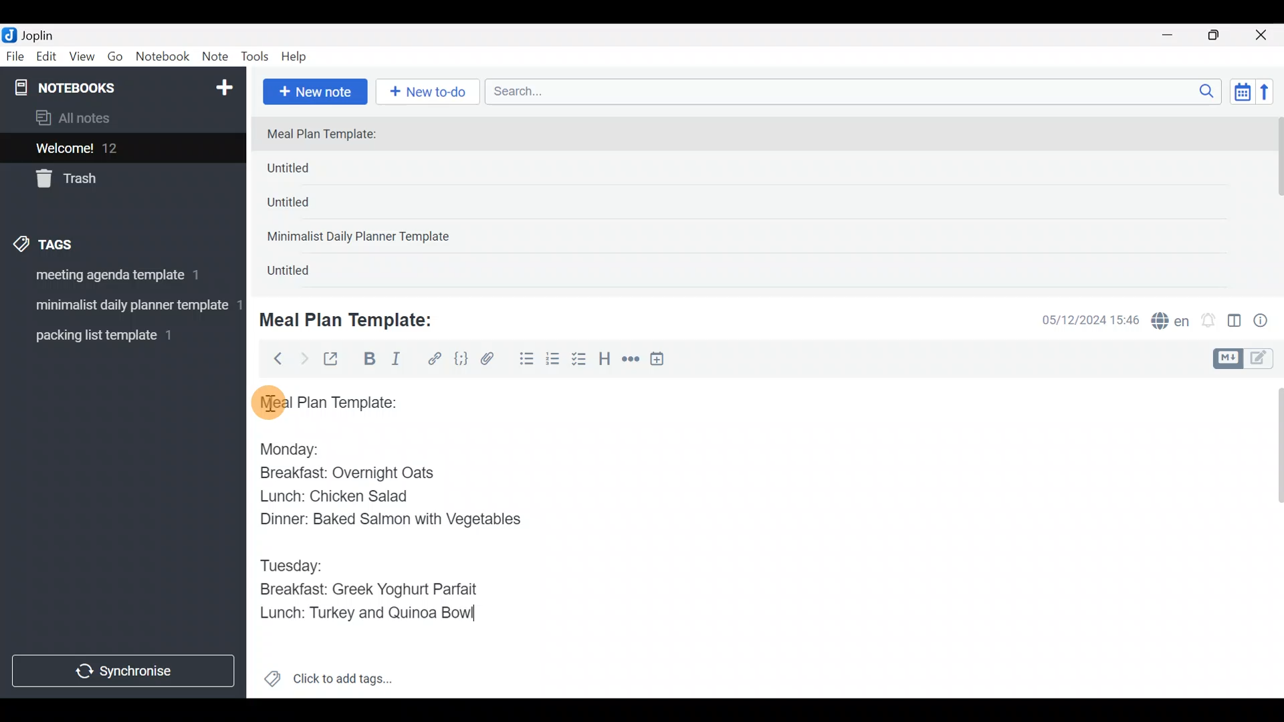 The image size is (1284, 722). Describe the element at coordinates (330, 135) in the screenshot. I see `Meal Plan Template:` at that location.